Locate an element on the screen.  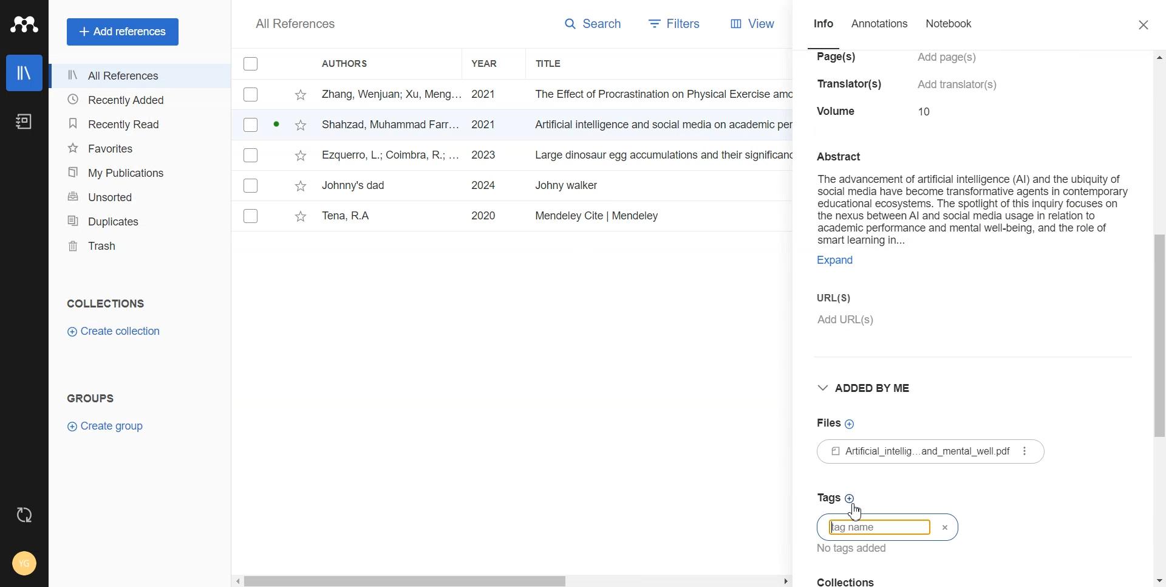
Search is located at coordinates (588, 26).